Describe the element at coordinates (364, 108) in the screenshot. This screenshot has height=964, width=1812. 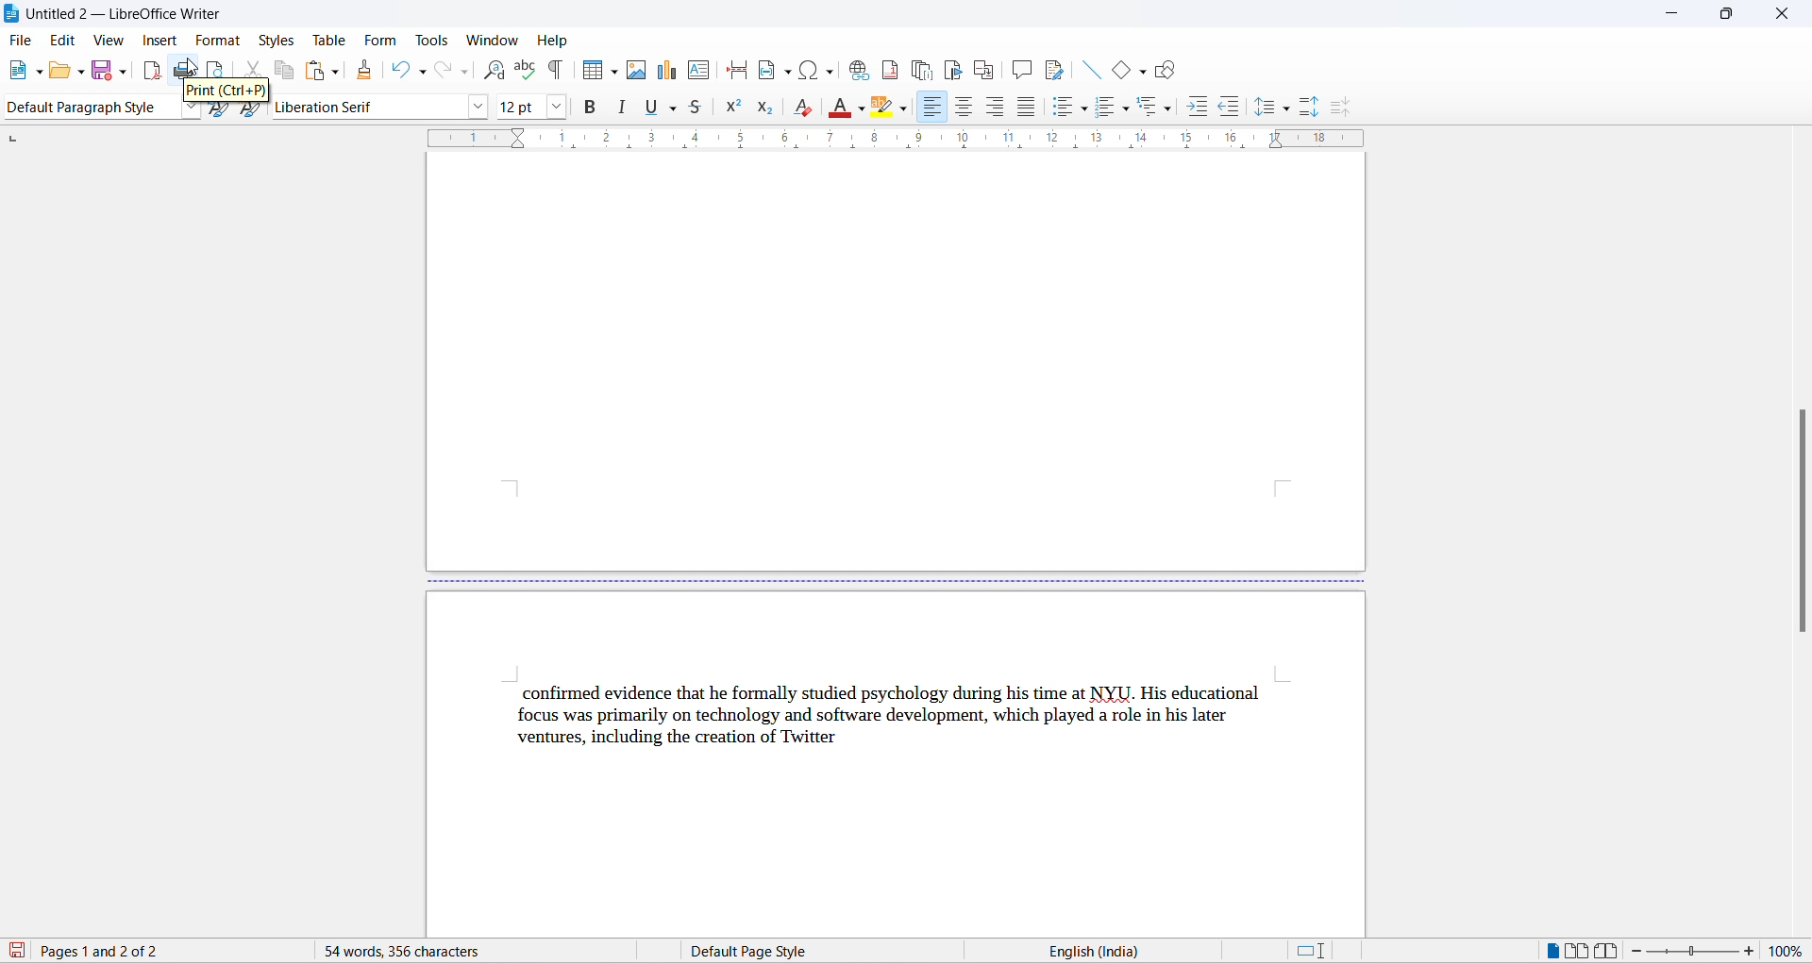
I see `liberation serif` at that location.